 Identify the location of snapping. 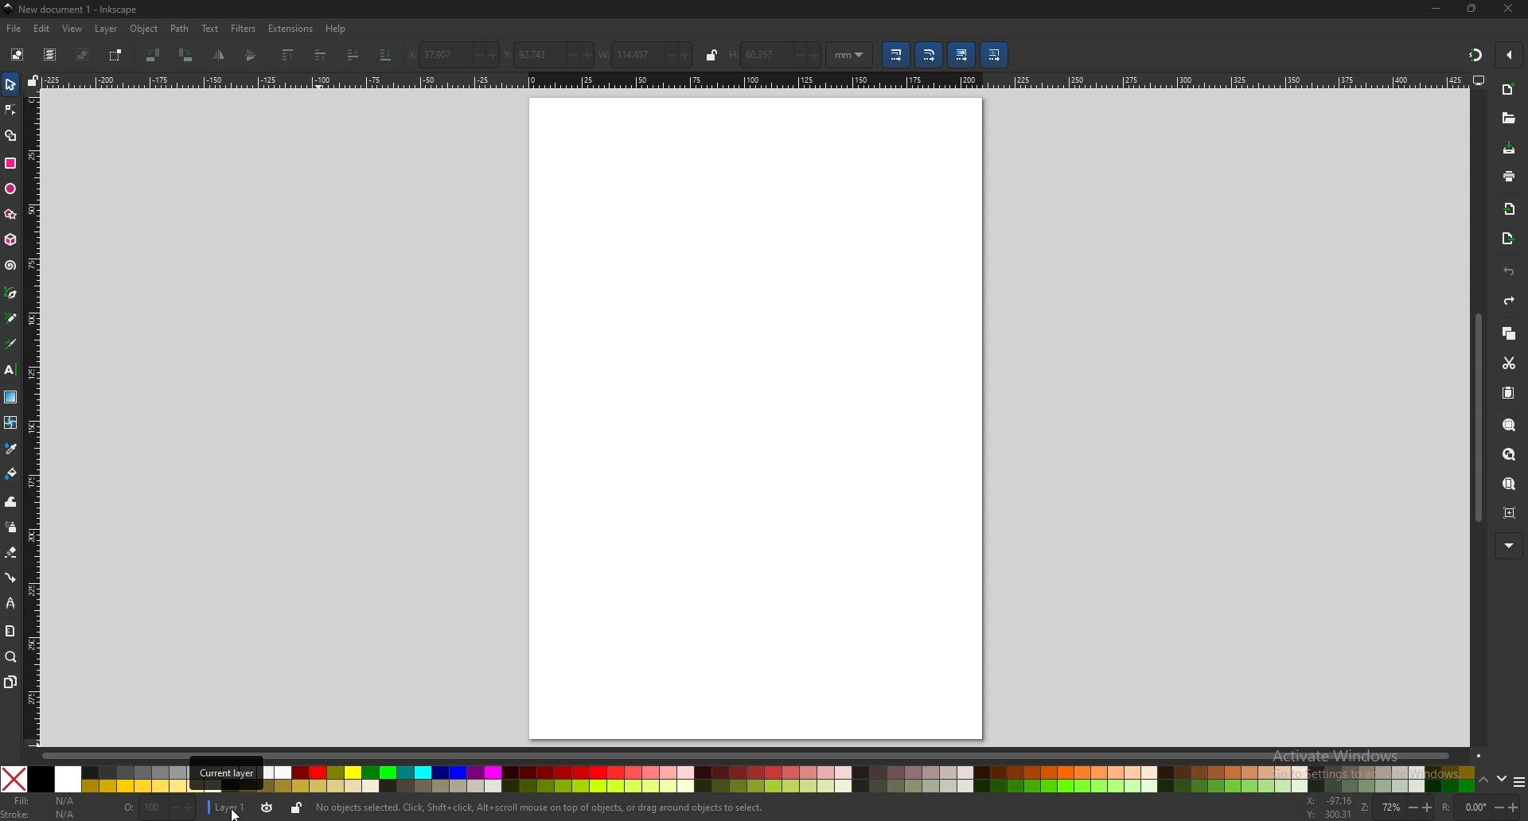
(1476, 55).